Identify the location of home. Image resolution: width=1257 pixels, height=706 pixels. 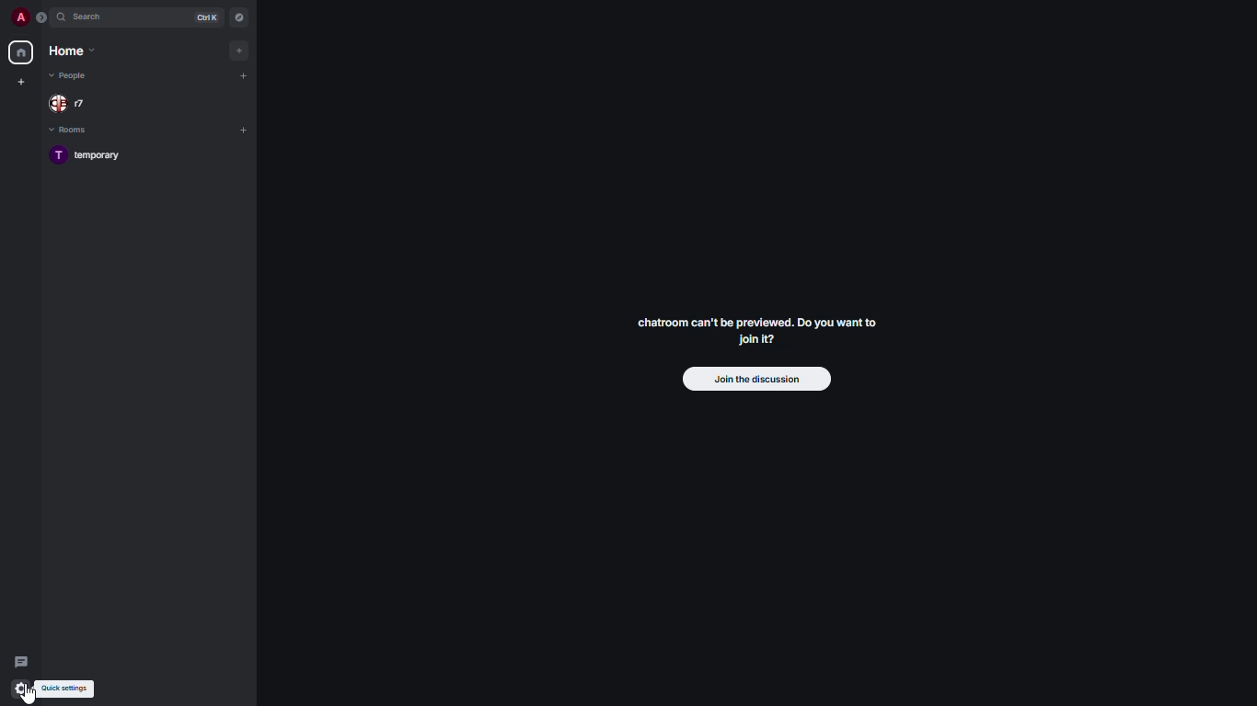
(22, 53).